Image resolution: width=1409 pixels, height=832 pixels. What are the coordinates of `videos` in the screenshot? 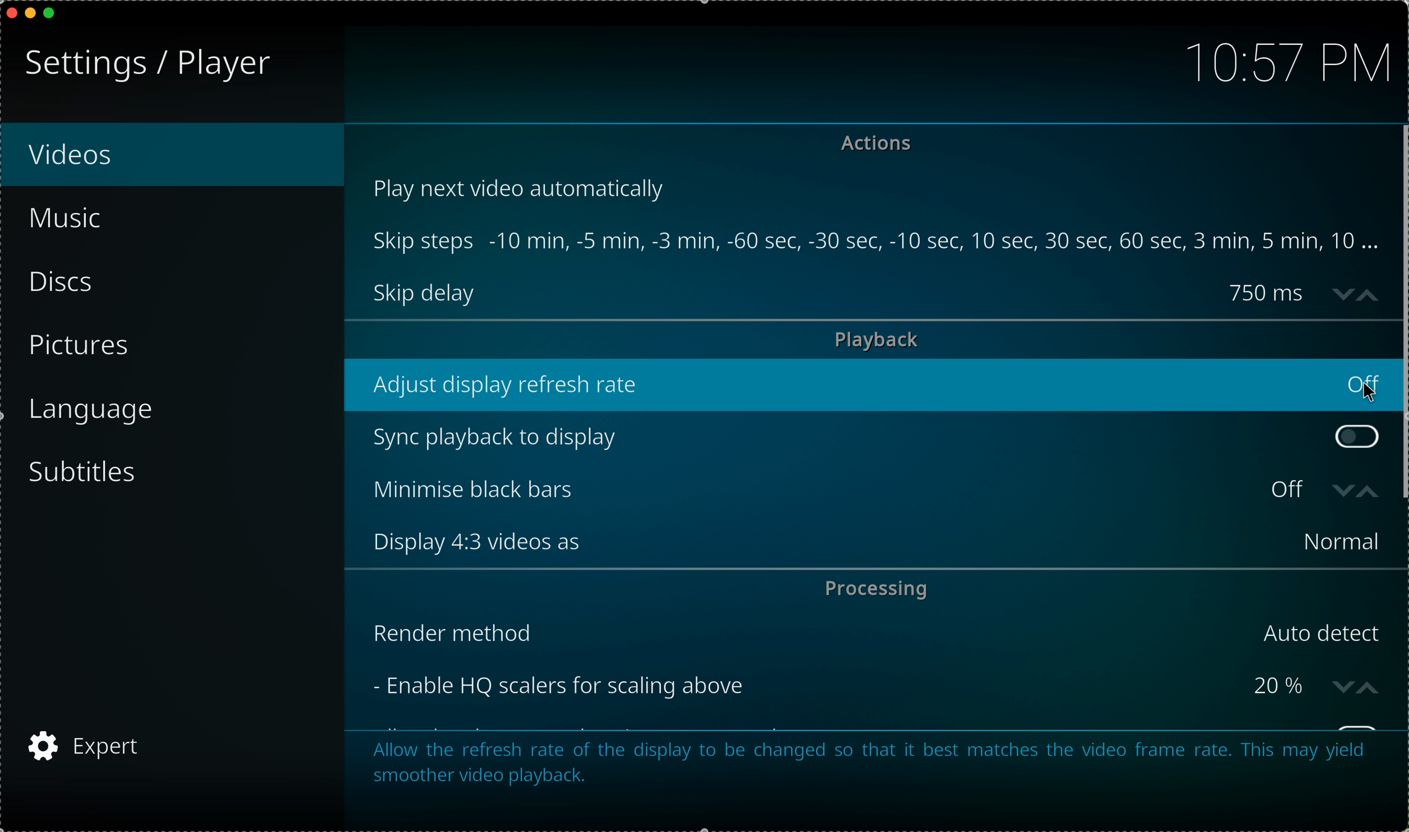 It's located at (172, 157).